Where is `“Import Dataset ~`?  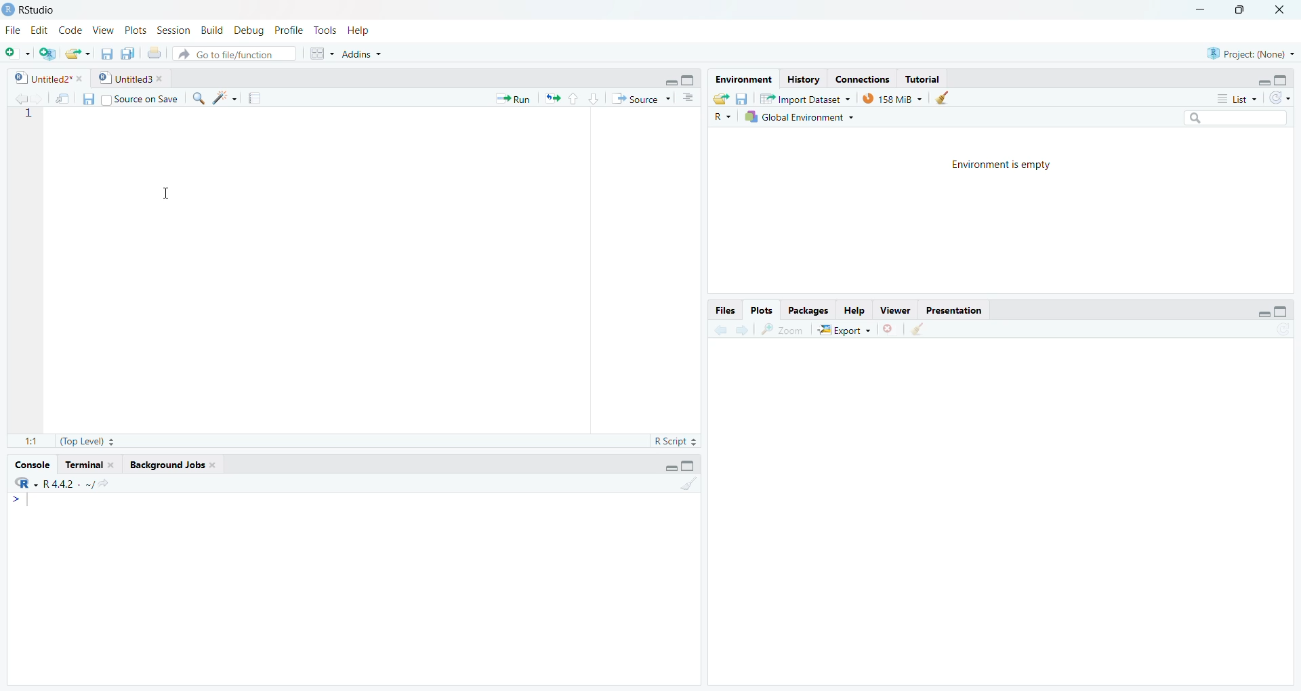 “Import Dataset ~ is located at coordinates (804, 98).